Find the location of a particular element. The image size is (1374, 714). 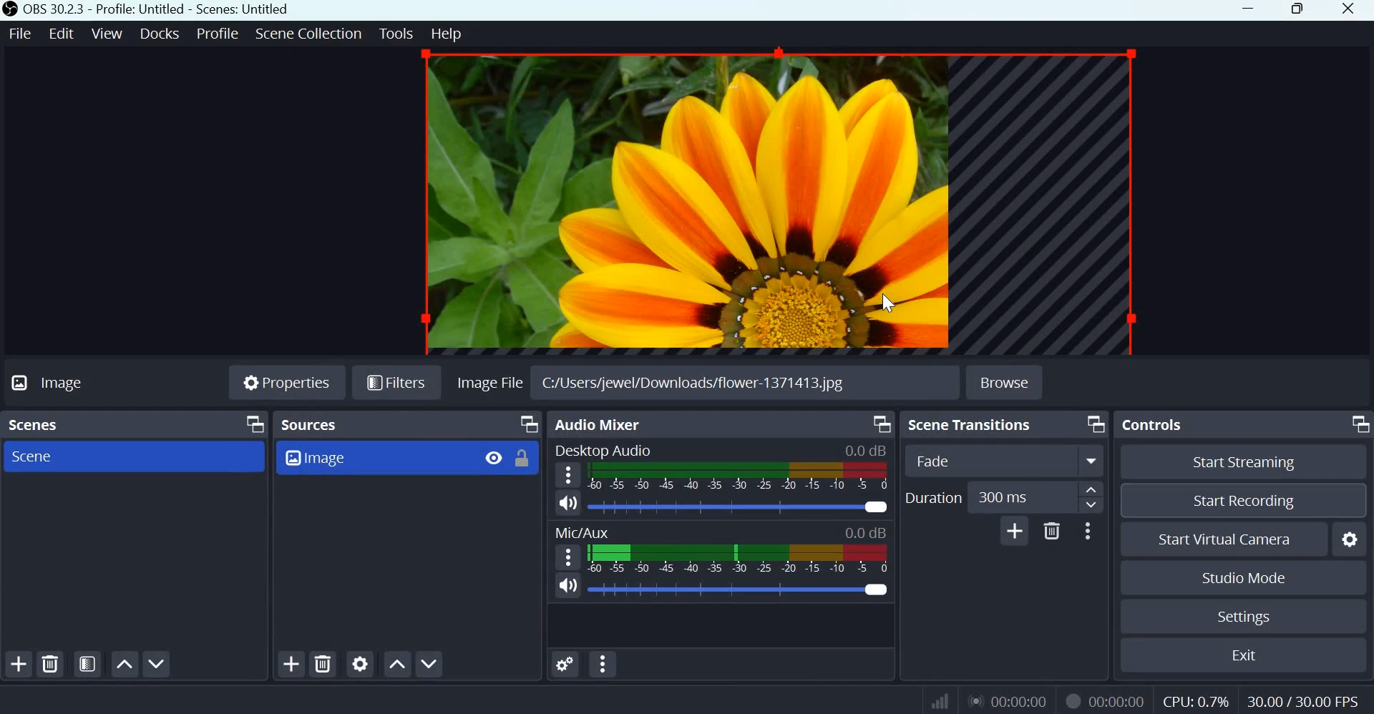

Dock Options icon is located at coordinates (1096, 424).